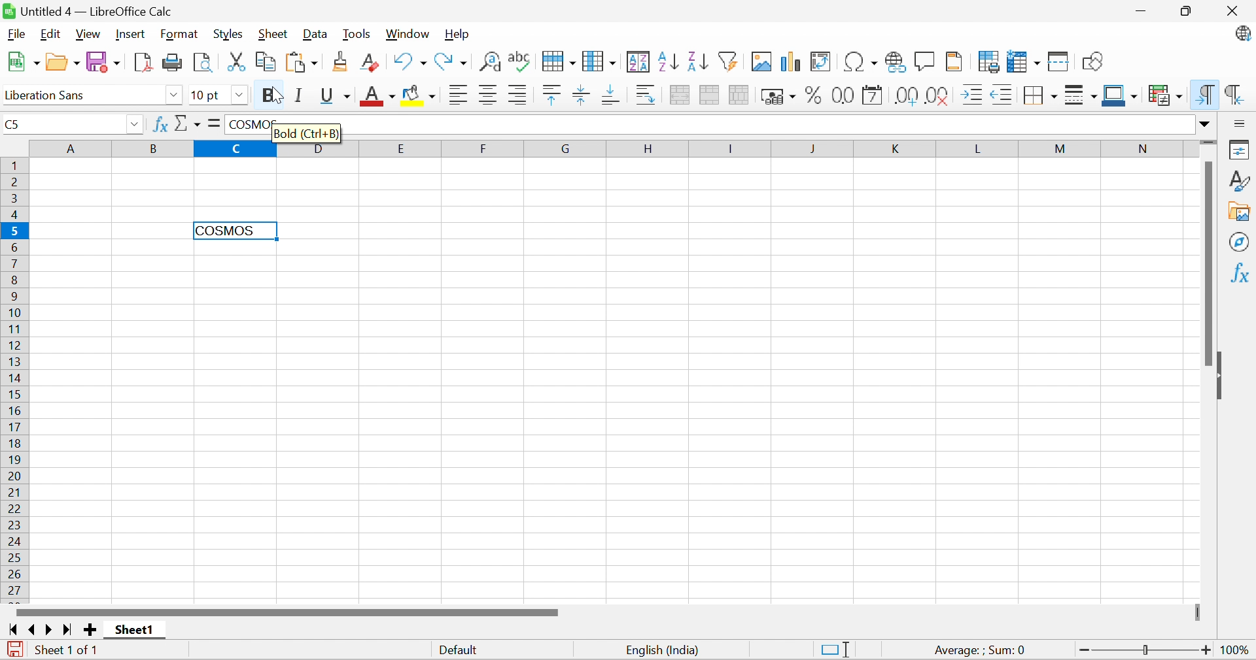 The height and width of the screenshot is (660, 1256). I want to click on Function Wizard, so click(160, 127).